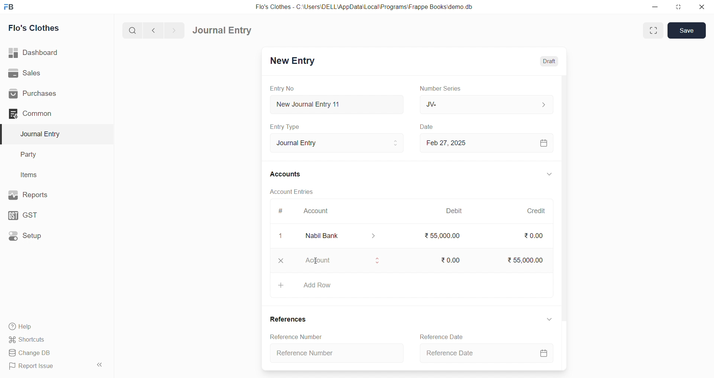 The height and width of the screenshot is (378, 714). I want to click on Entry No, so click(282, 89).